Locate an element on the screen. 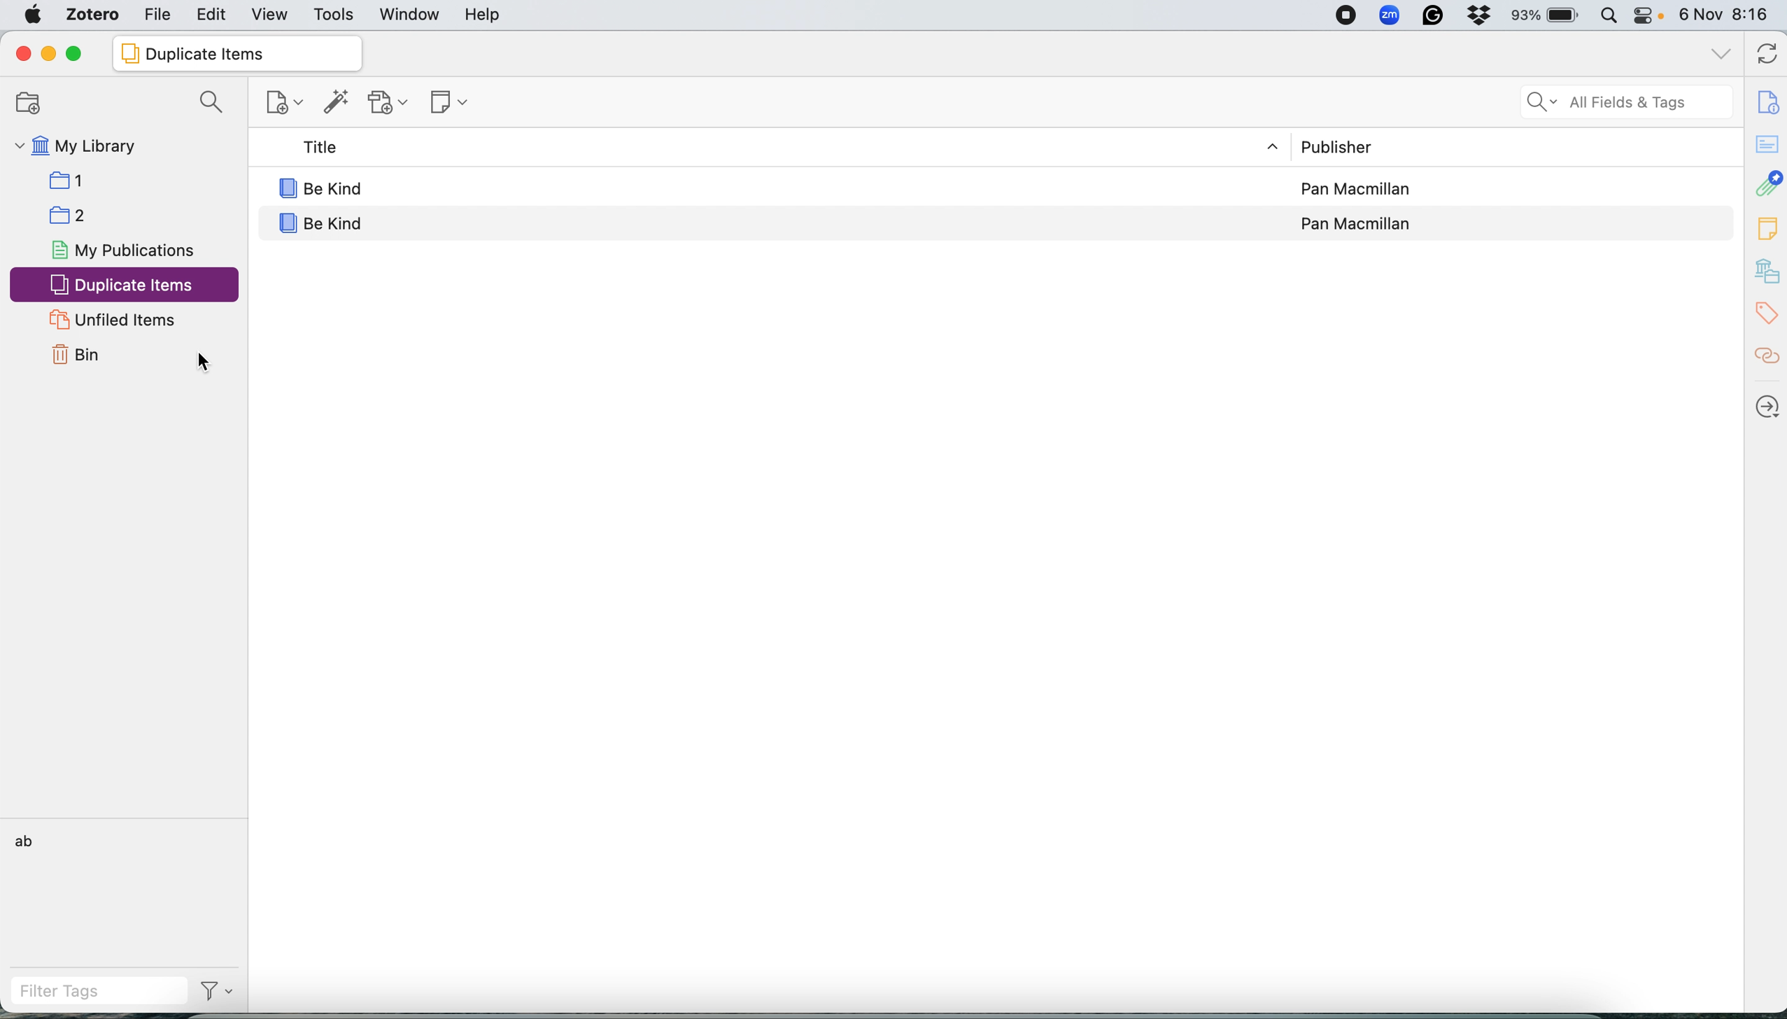 This screenshot has width=1787, height=1019. note info is located at coordinates (1767, 101).